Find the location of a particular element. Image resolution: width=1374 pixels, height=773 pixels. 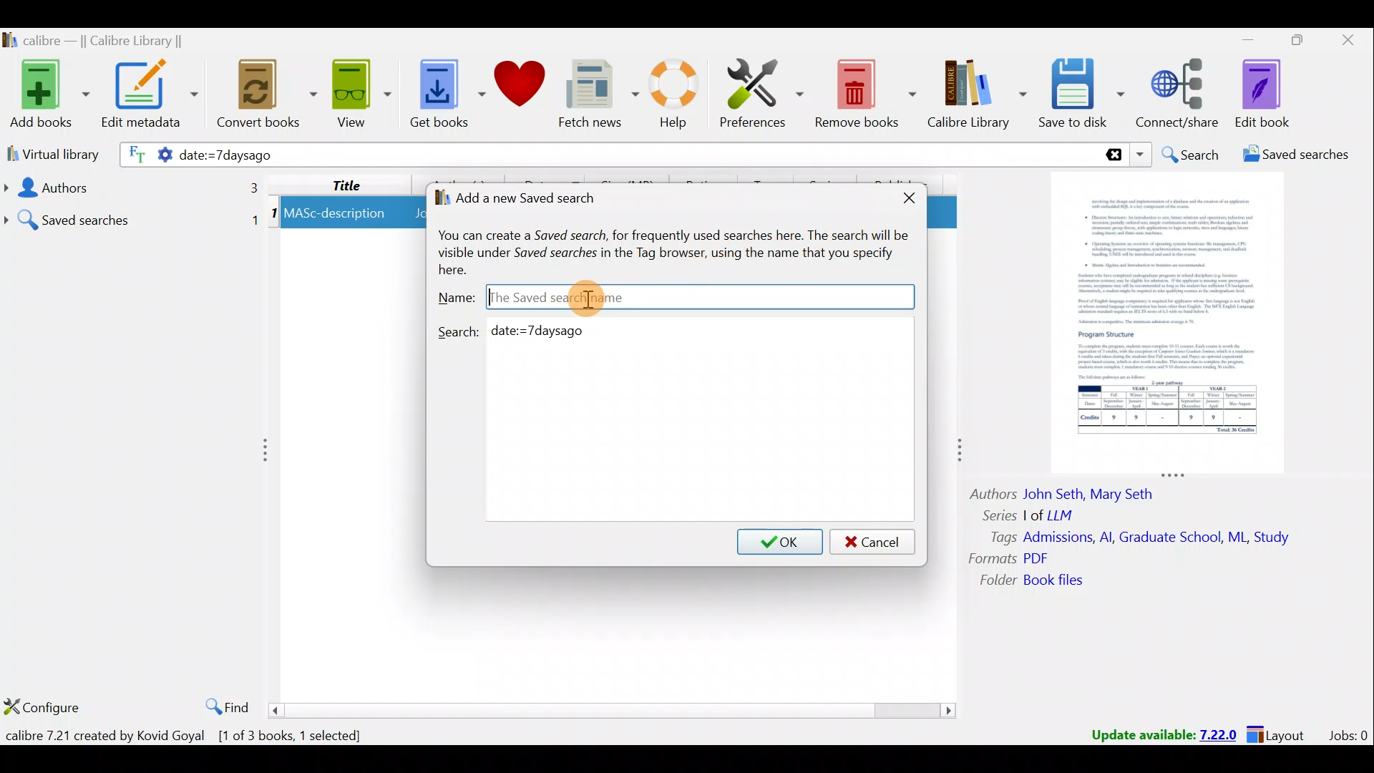

Close is located at coordinates (1345, 43).